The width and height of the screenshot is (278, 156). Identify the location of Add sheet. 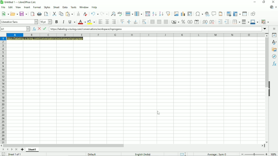
(22, 150).